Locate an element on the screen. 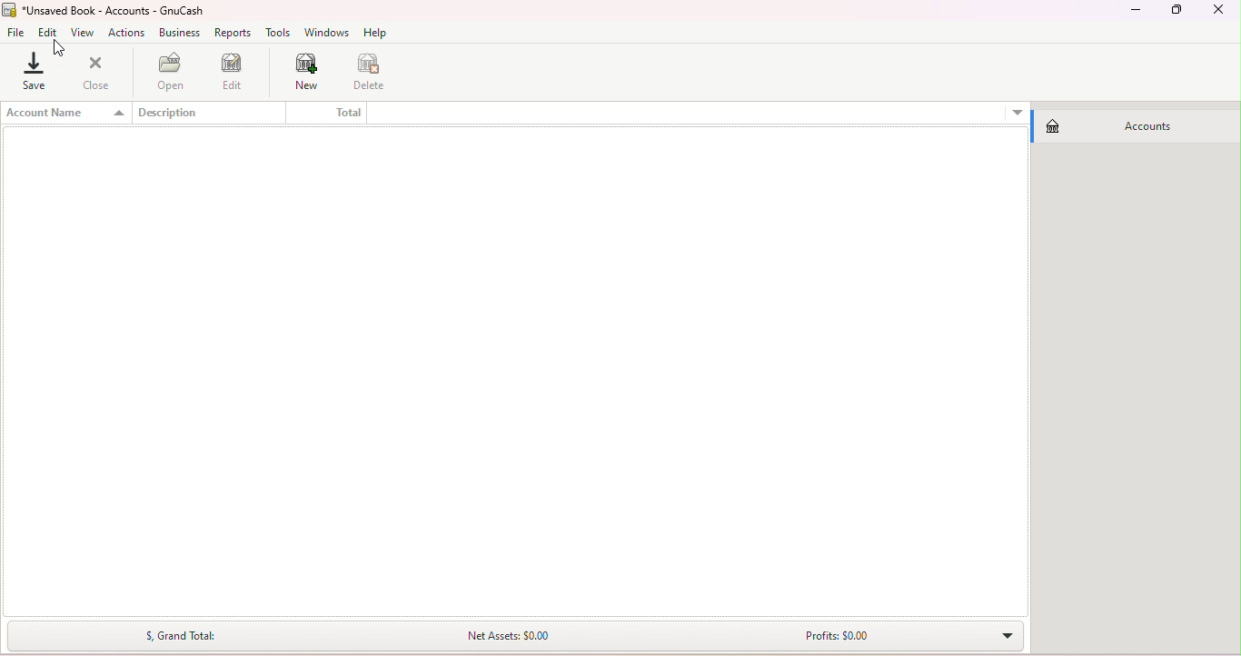 The height and width of the screenshot is (656, 1241). Edit is located at coordinates (47, 32).